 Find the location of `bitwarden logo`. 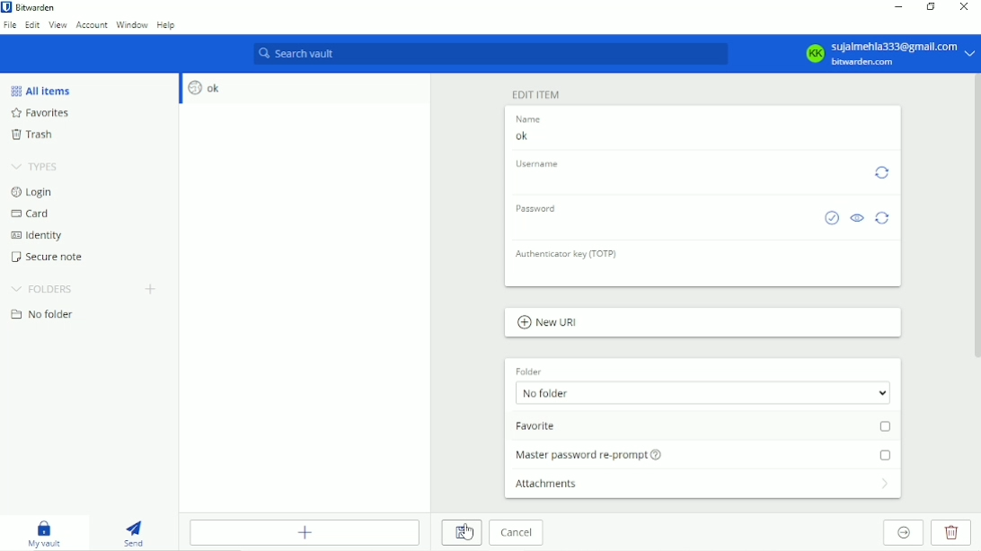

bitwarden logo is located at coordinates (6, 7).